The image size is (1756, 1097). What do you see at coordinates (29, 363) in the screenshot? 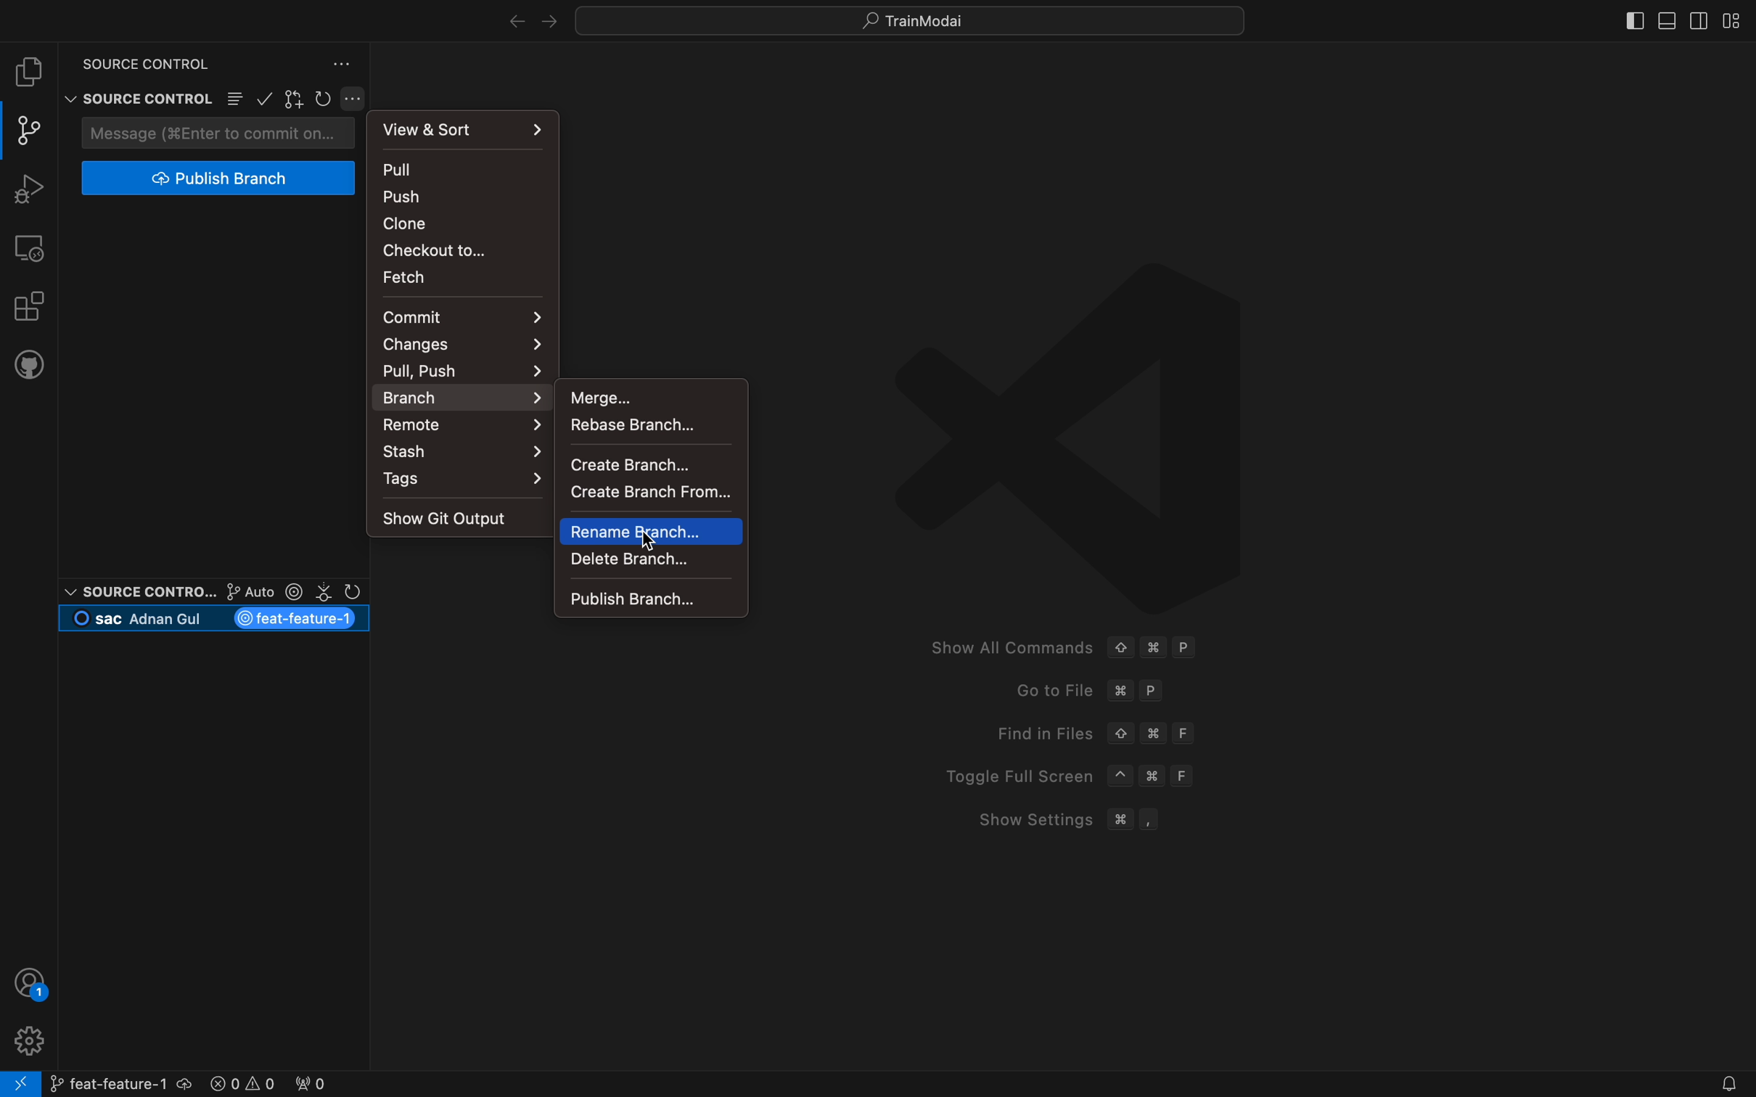
I see `github` at bounding box center [29, 363].